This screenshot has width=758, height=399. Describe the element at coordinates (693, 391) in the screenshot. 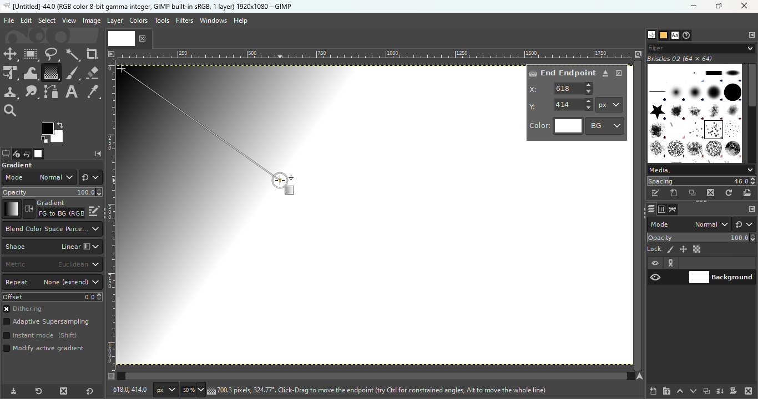

I see `Lower this layer one step in the layer stack` at that location.